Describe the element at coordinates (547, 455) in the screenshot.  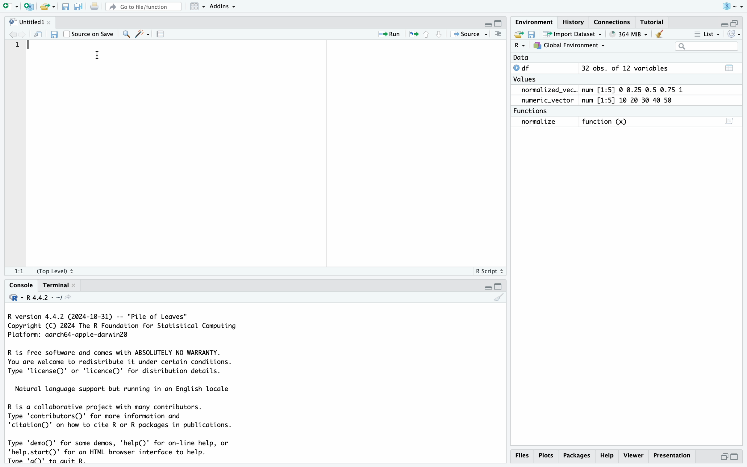
I see `Plots` at that location.